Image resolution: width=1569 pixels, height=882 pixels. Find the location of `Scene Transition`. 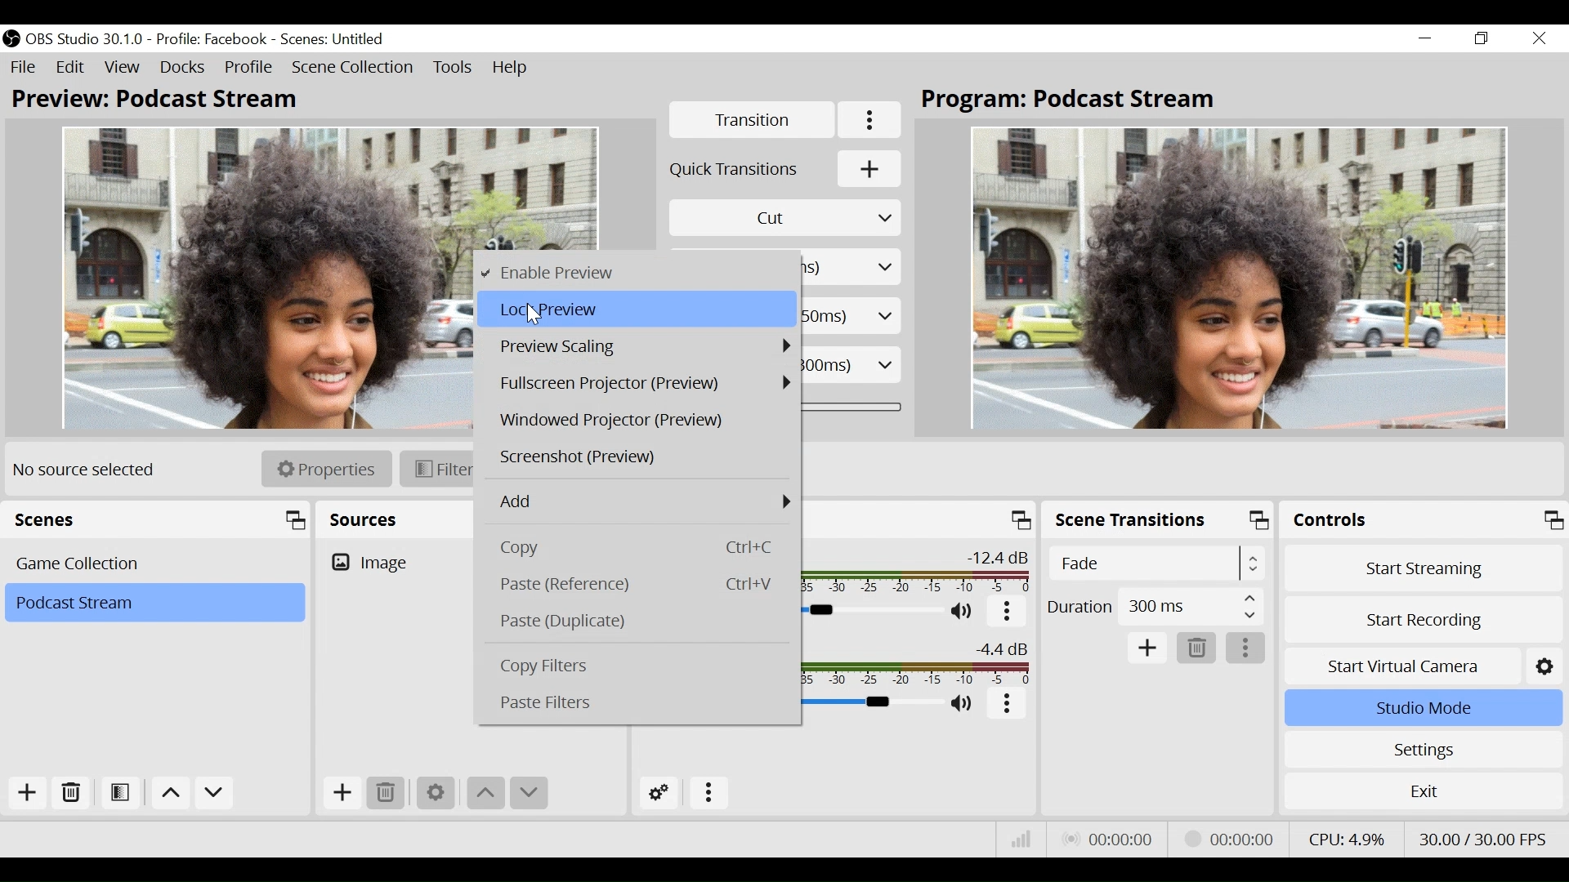

Scene Transition is located at coordinates (1156, 518).